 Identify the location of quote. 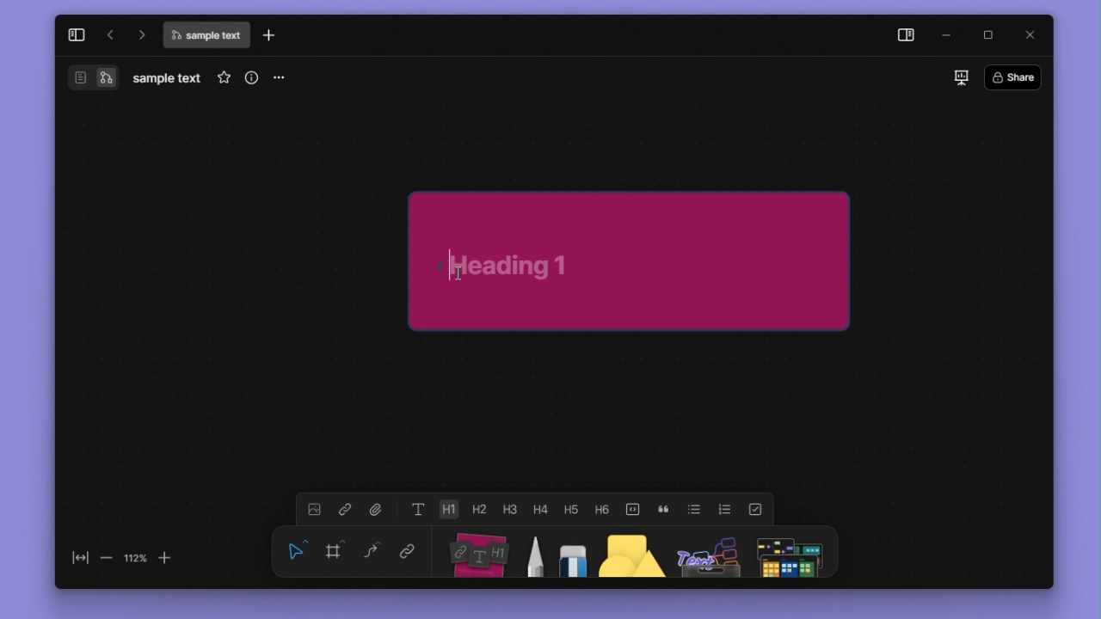
(663, 510).